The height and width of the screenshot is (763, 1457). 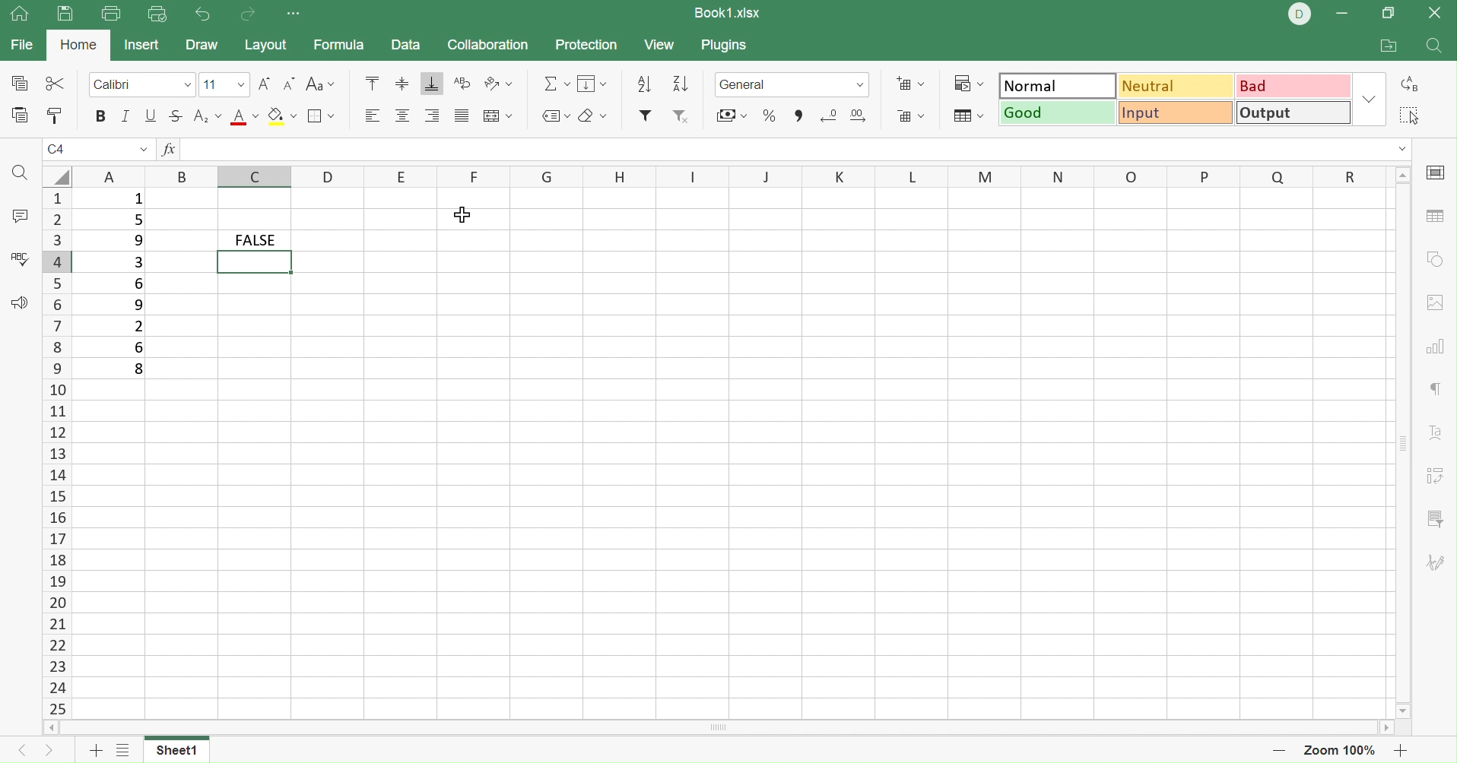 What do you see at coordinates (858, 85) in the screenshot?
I see `Drop down` at bounding box center [858, 85].